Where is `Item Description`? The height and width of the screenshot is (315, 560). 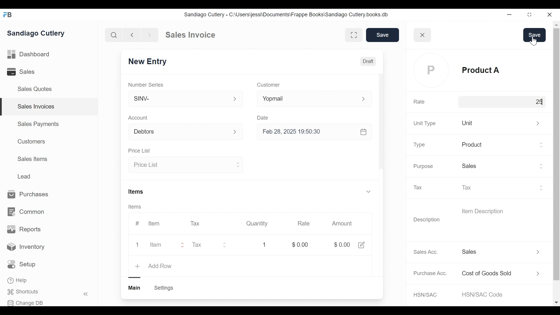 Item Description is located at coordinates (482, 211).